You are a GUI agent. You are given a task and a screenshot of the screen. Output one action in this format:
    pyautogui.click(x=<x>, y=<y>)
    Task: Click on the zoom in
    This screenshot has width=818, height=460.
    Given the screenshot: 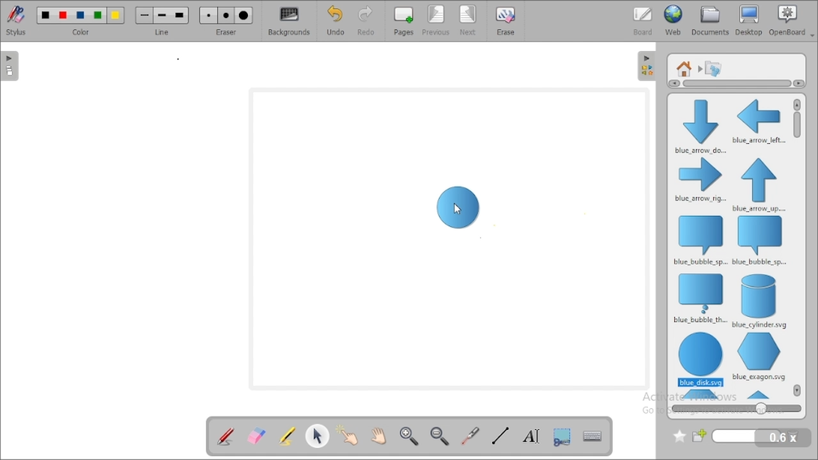 What is the action you would take?
    pyautogui.click(x=410, y=436)
    